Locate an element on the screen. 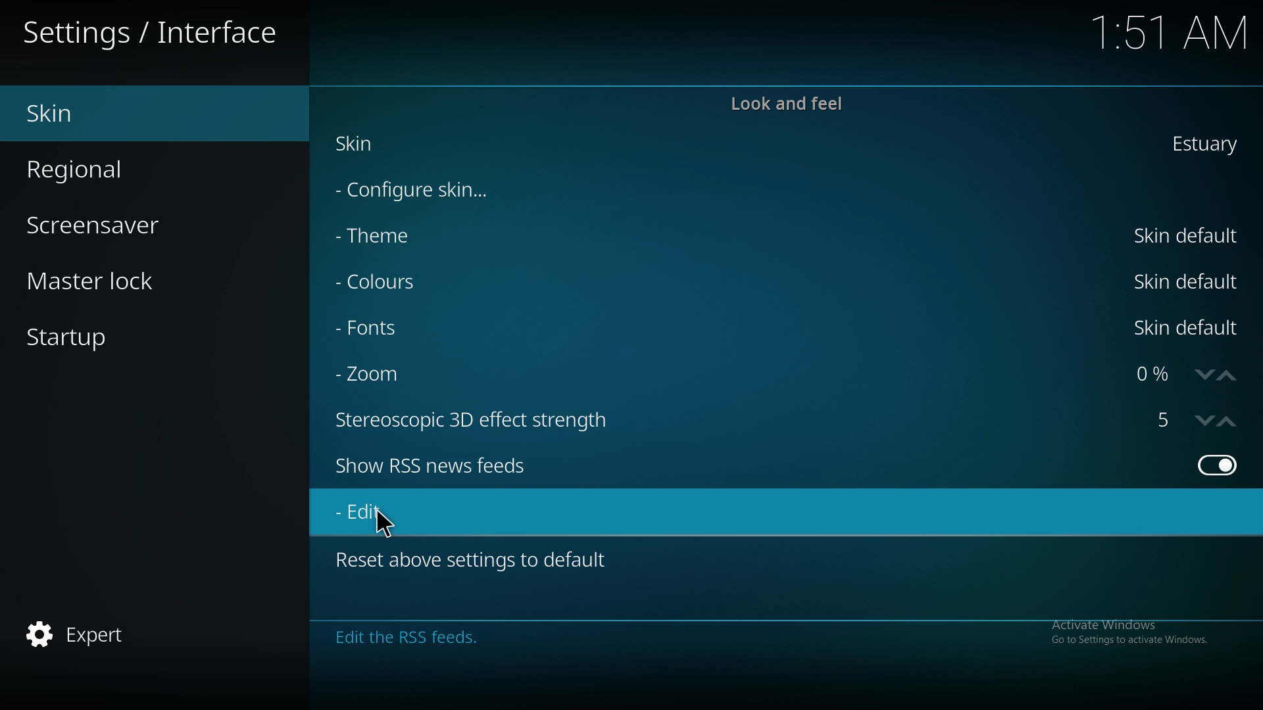  regional is located at coordinates (99, 167).